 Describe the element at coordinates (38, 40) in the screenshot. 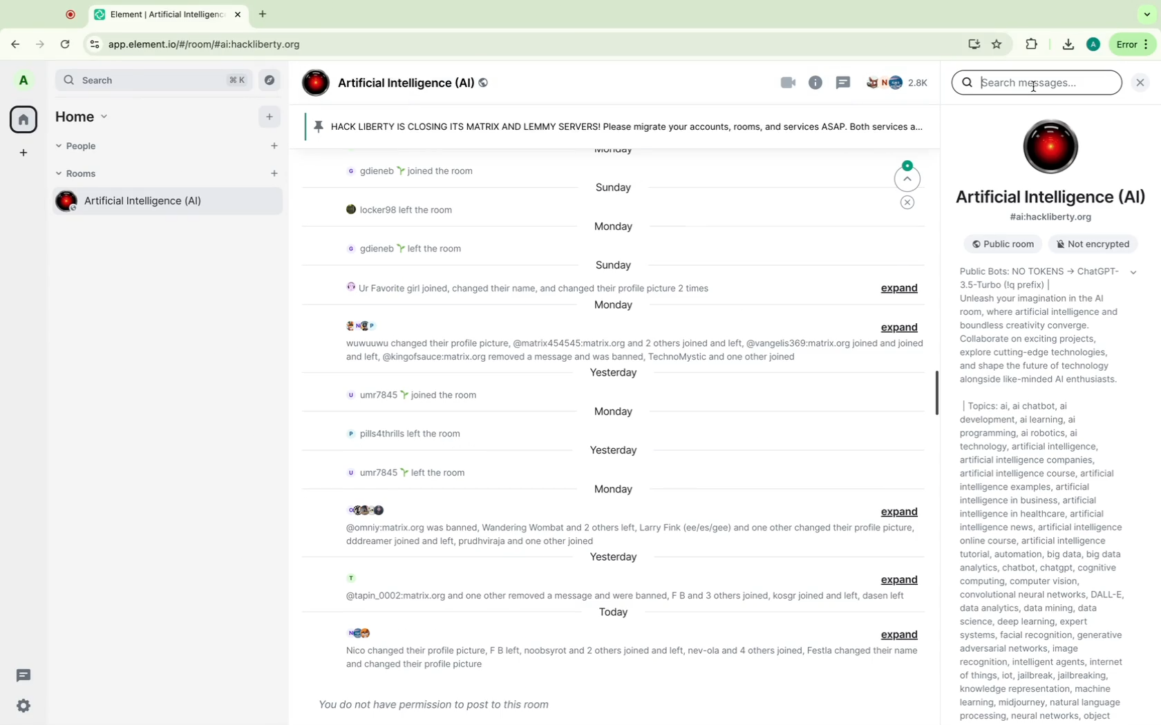

I see `forward` at that location.